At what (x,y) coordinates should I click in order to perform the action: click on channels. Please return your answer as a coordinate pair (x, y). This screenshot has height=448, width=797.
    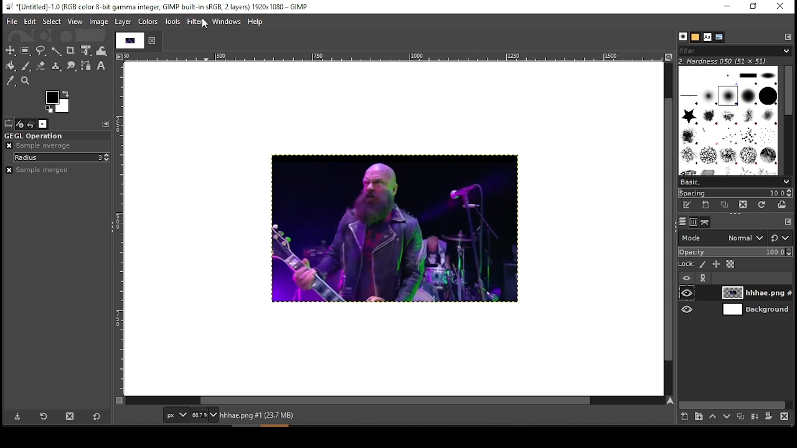
    Looking at the image, I should click on (692, 222).